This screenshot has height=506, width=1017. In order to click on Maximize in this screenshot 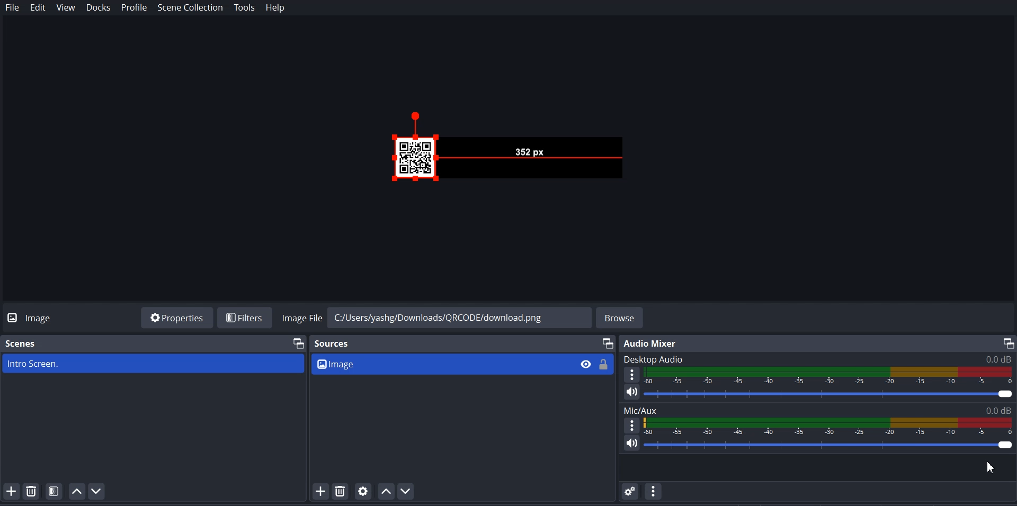, I will do `click(1007, 343)`.